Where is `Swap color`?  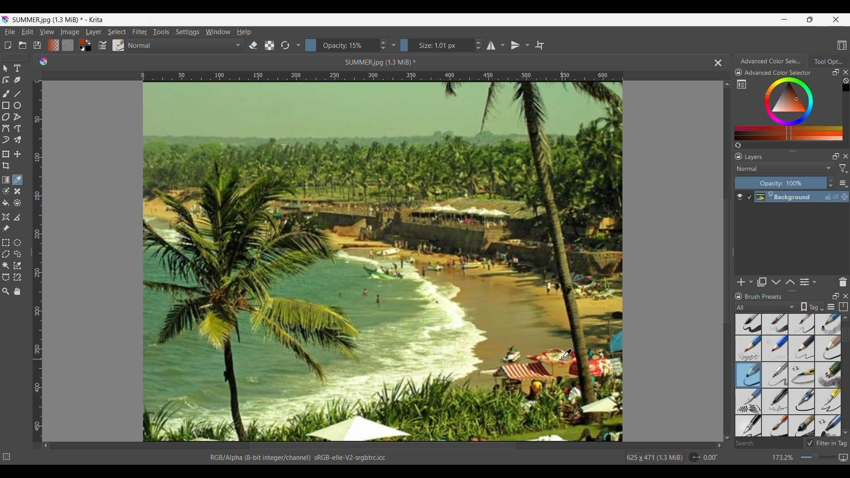 Swap color is located at coordinates (88, 42).